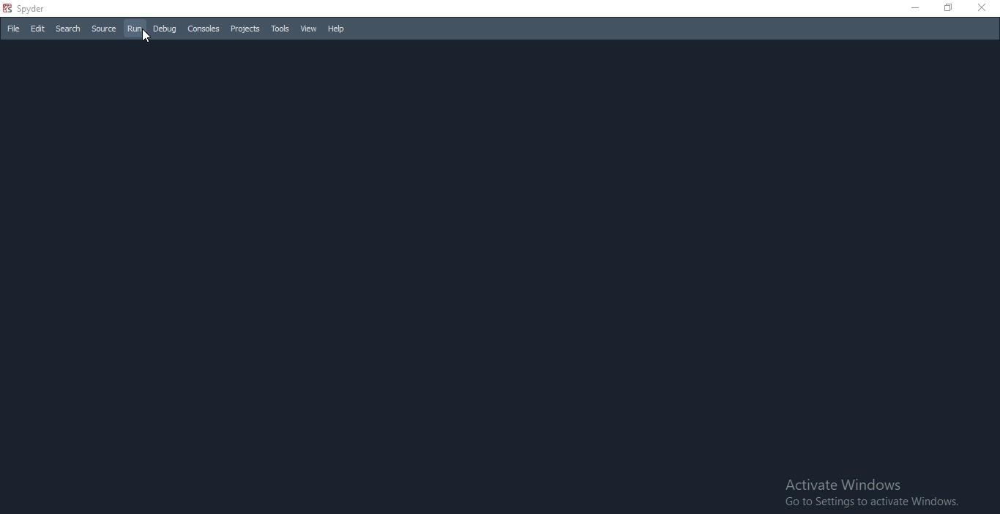  Describe the element at coordinates (279, 29) in the screenshot. I see `Tools` at that location.